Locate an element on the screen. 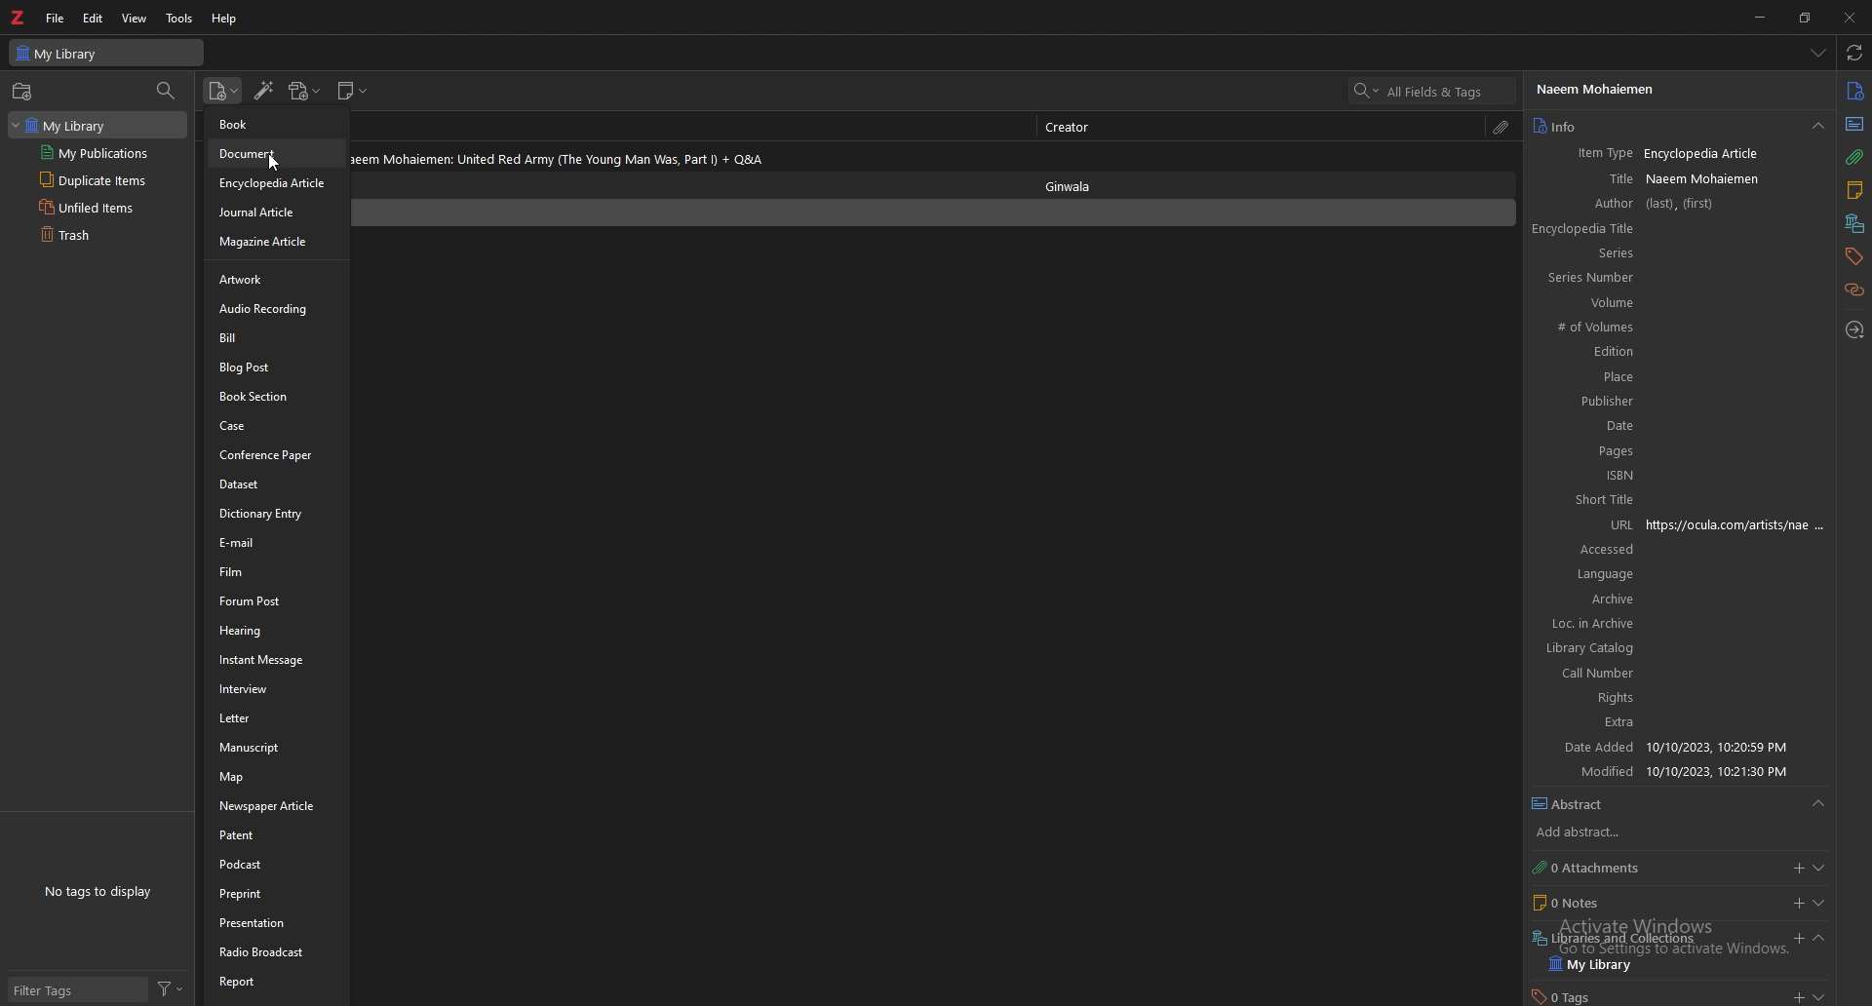  item type input is located at coordinates (1736, 153).